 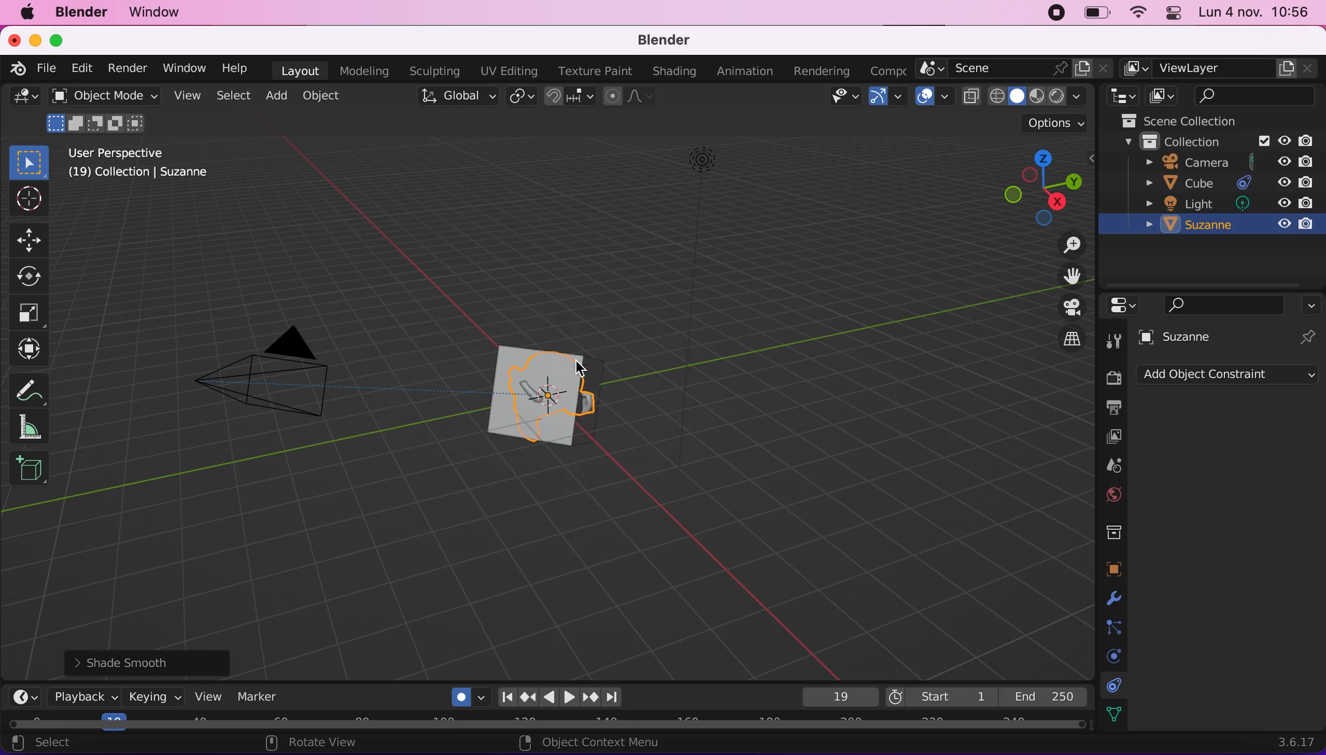 What do you see at coordinates (1124, 306) in the screenshot?
I see `editor type` at bounding box center [1124, 306].